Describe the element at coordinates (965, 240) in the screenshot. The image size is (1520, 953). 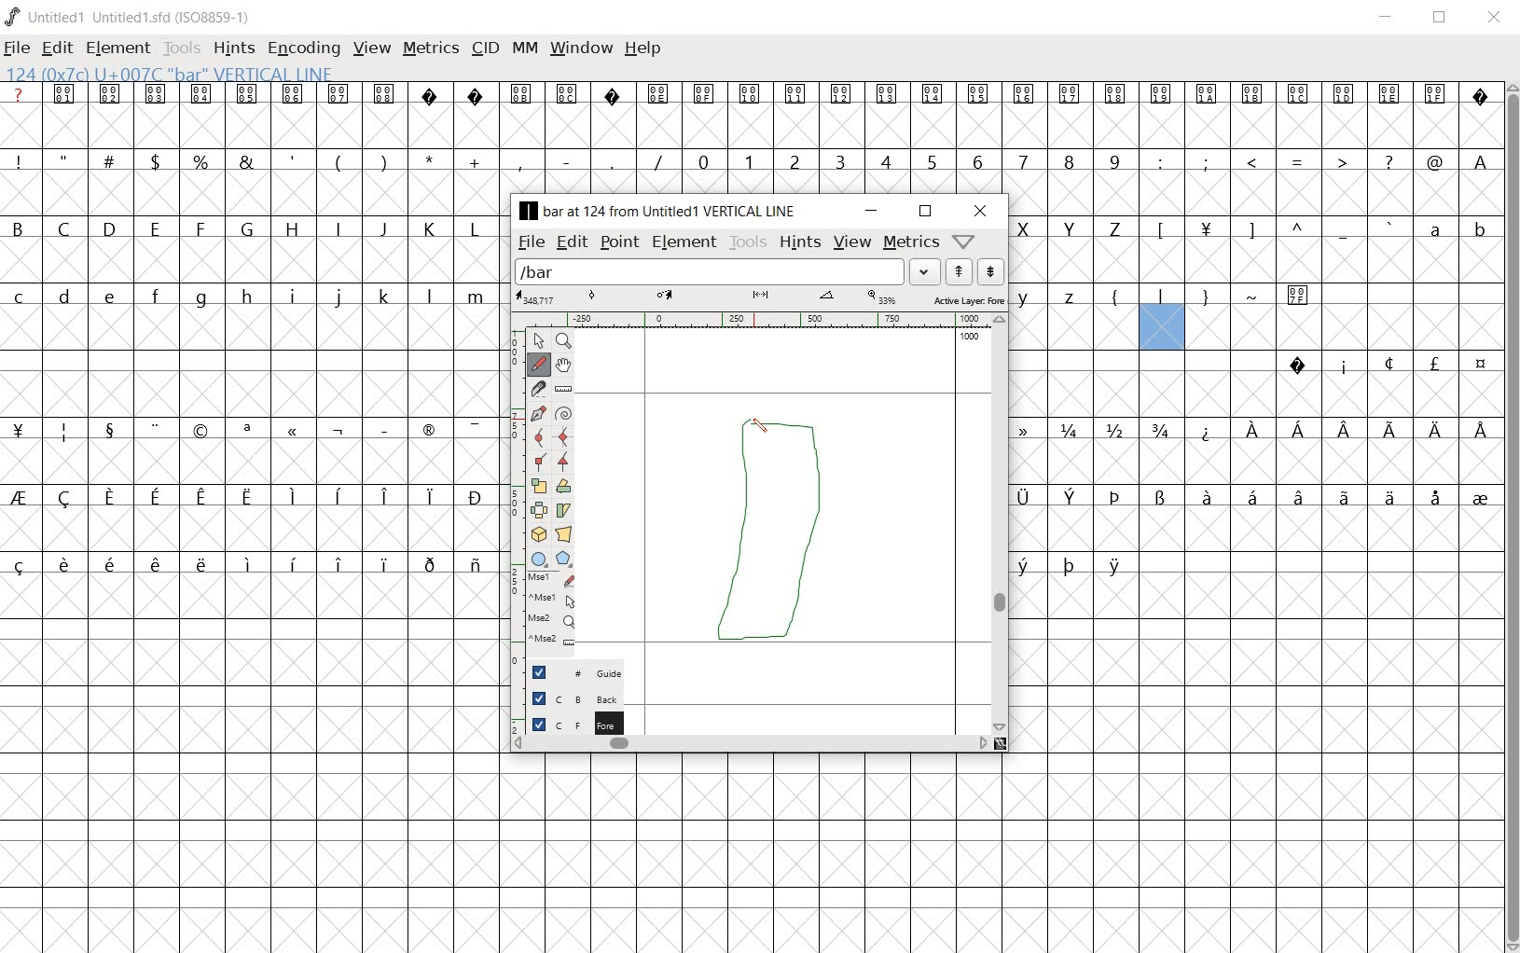
I see `help/window` at that location.